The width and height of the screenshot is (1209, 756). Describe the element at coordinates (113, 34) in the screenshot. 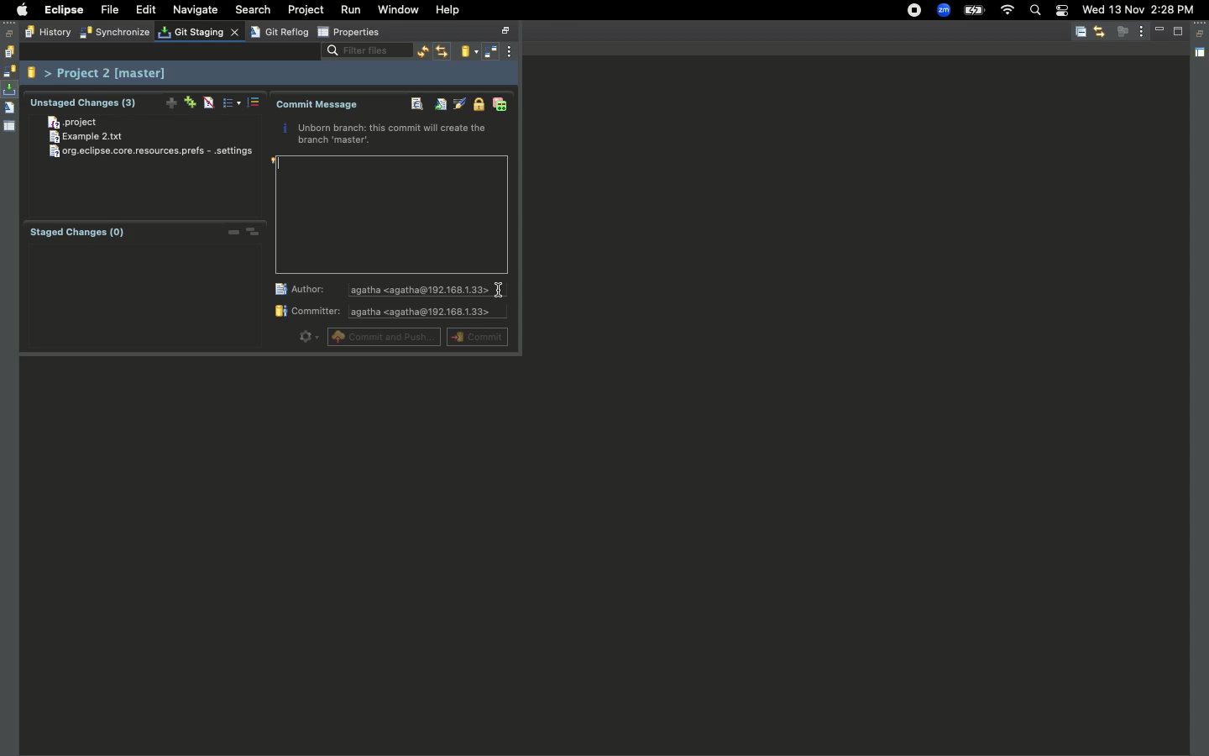

I see `Synchronize` at that location.